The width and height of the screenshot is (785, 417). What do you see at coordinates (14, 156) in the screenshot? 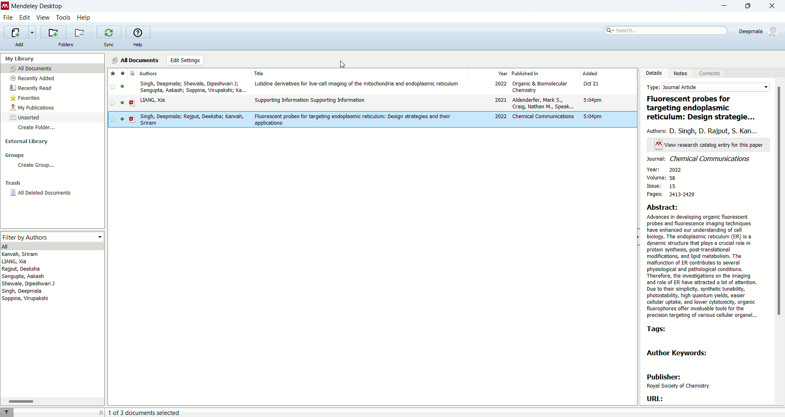
I see `groups` at bounding box center [14, 156].